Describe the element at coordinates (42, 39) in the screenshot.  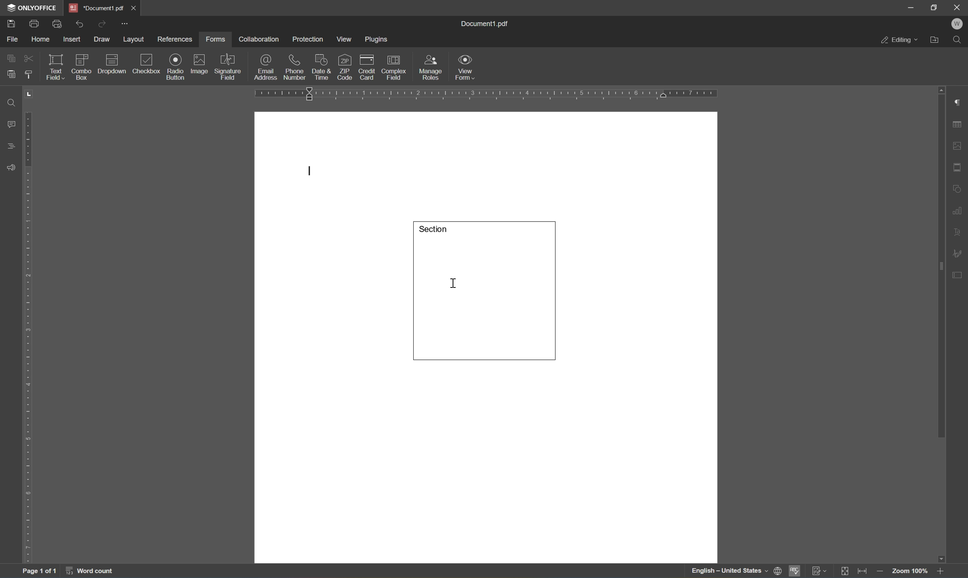
I see `home` at that location.